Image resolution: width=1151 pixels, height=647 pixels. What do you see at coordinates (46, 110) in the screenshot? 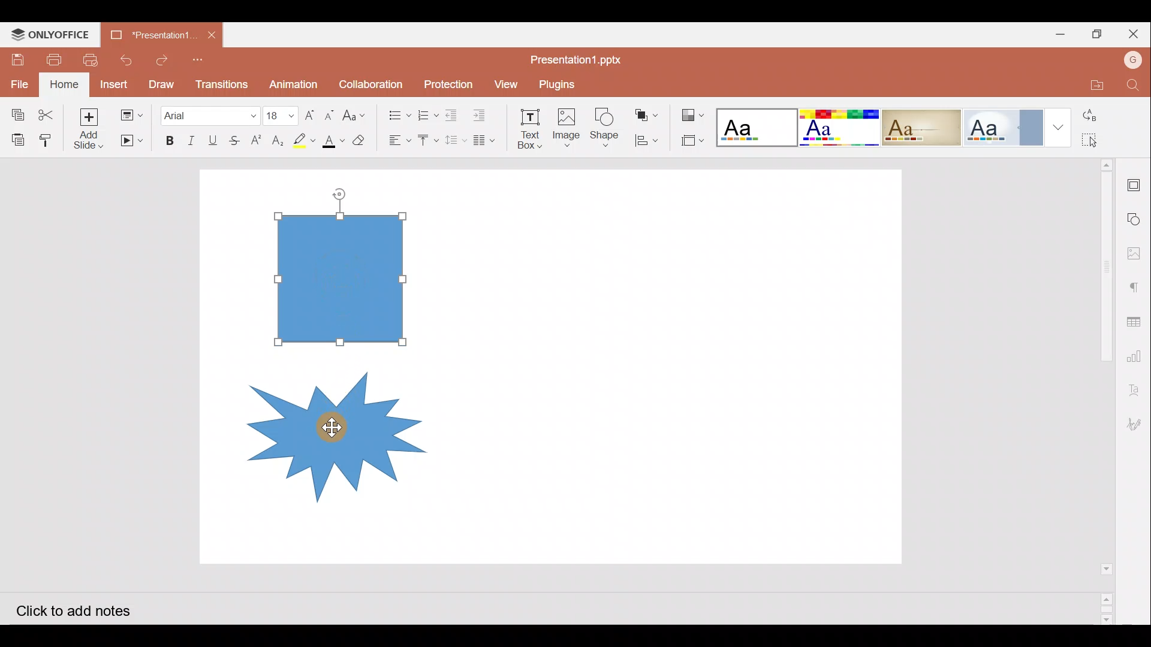
I see `Cut` at bounding box center [46, 110].